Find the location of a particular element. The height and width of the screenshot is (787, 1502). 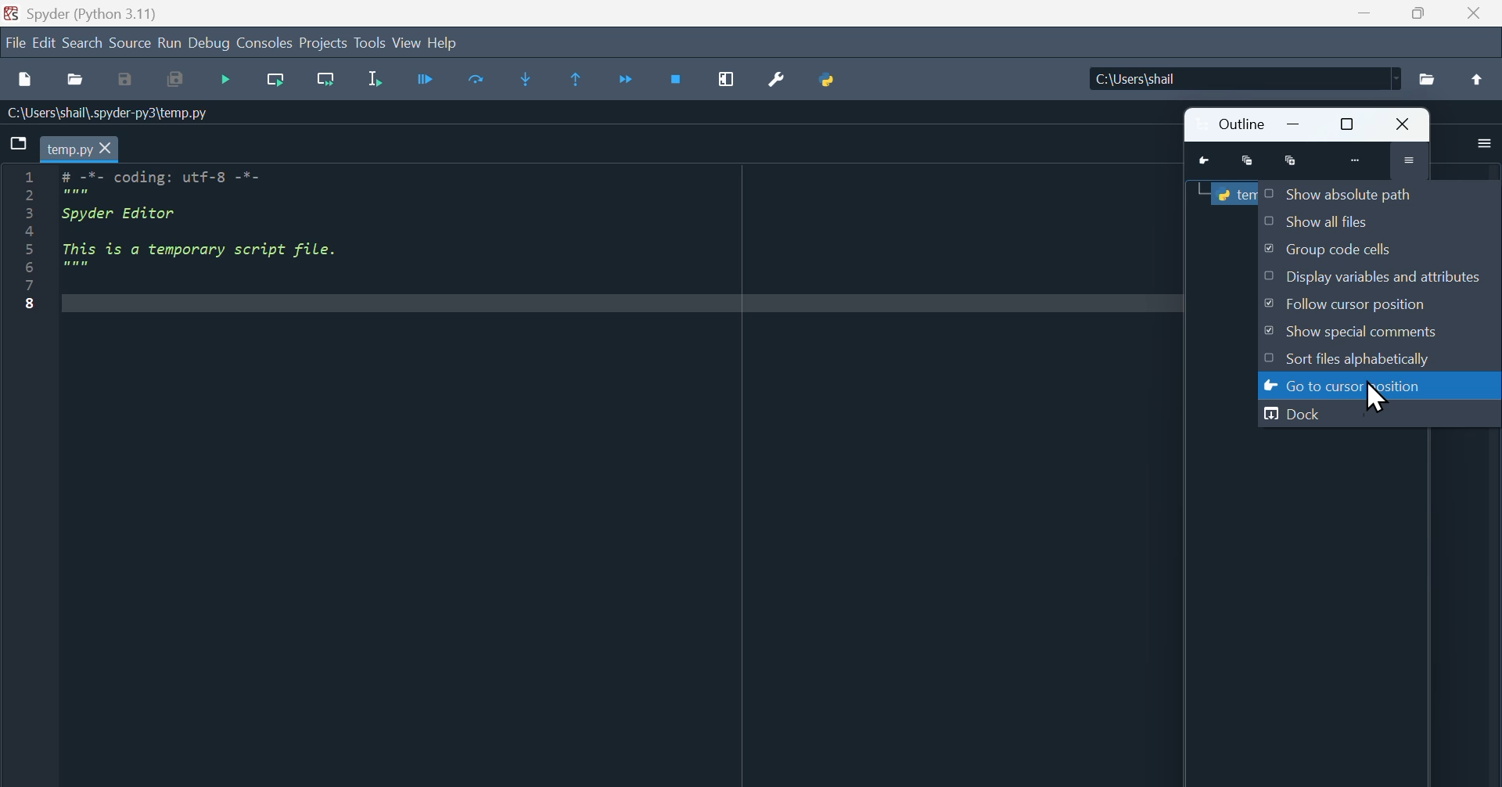

Maximize is located at coordinates (1290, 161).